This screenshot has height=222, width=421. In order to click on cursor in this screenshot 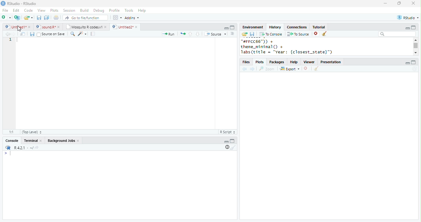, I will do `click(19, 29)`.